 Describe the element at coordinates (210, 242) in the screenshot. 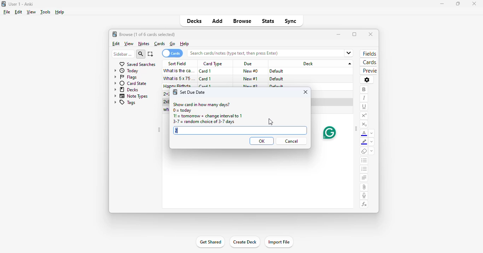

I see `get shared` at that location.